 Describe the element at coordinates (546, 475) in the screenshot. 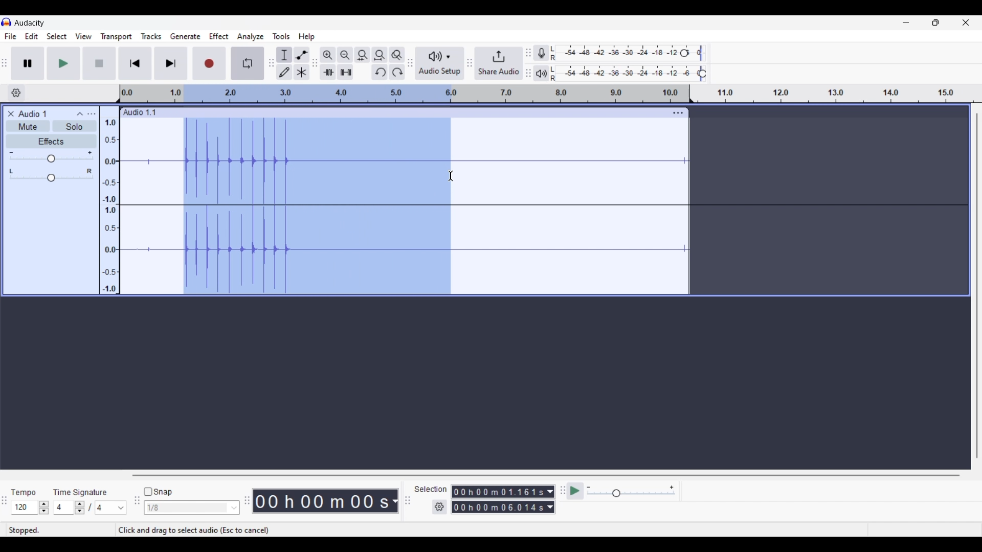

I see `Horizontal slide bar` at that location.